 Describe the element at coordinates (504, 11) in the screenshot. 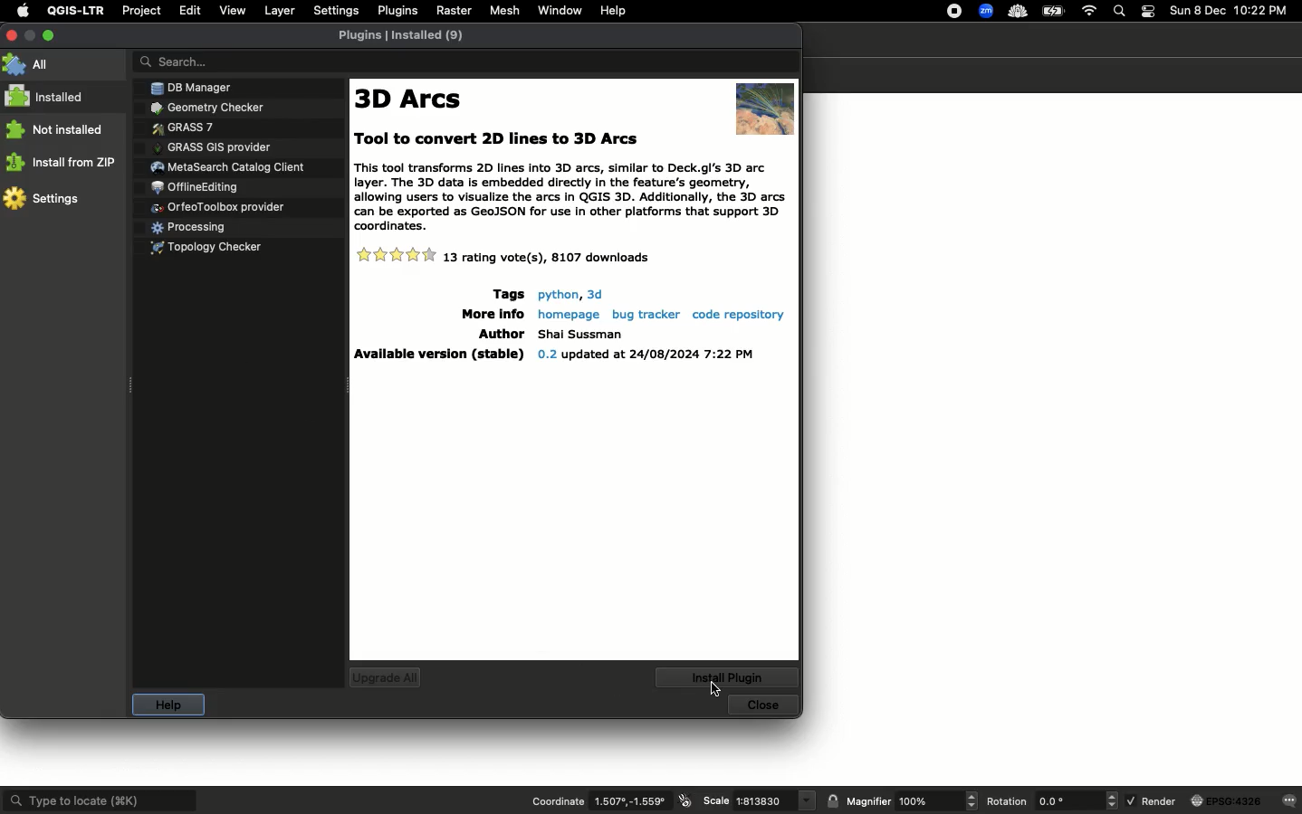

I see `Mesh` at that location.